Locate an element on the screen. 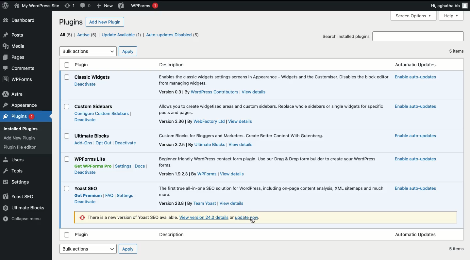 This screenshot has height=260, width=470. Search plugins is located at coordinates (346, 36).